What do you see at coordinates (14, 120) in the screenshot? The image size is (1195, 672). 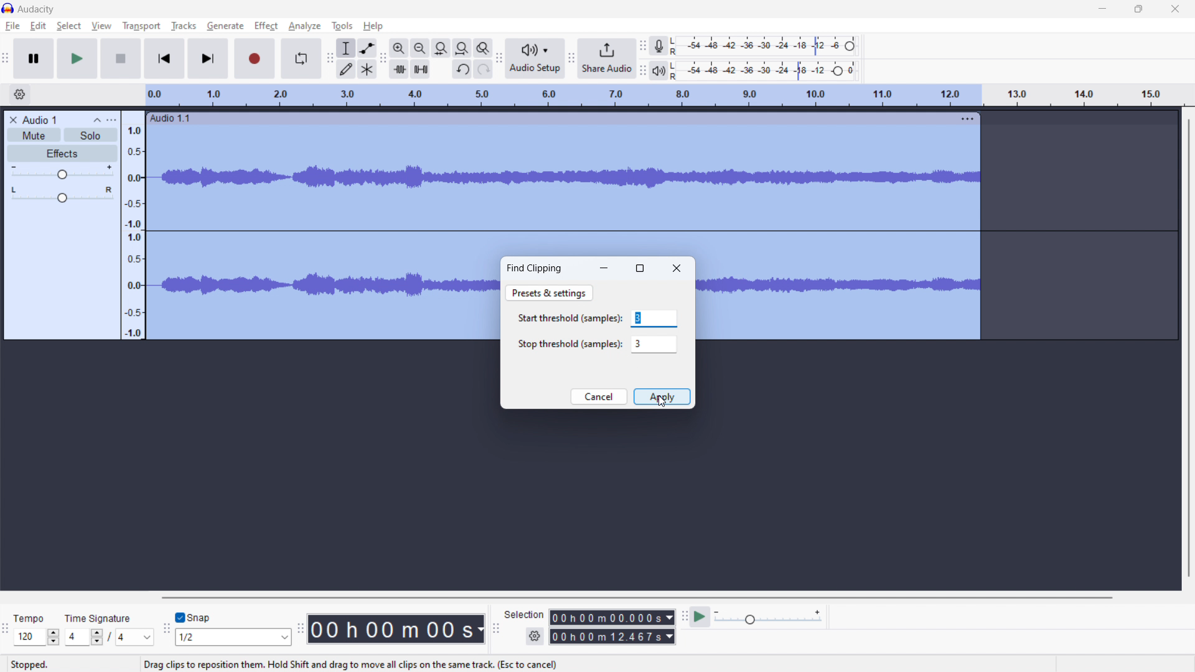 I see `delete recording` at bounding box center [14, 120].